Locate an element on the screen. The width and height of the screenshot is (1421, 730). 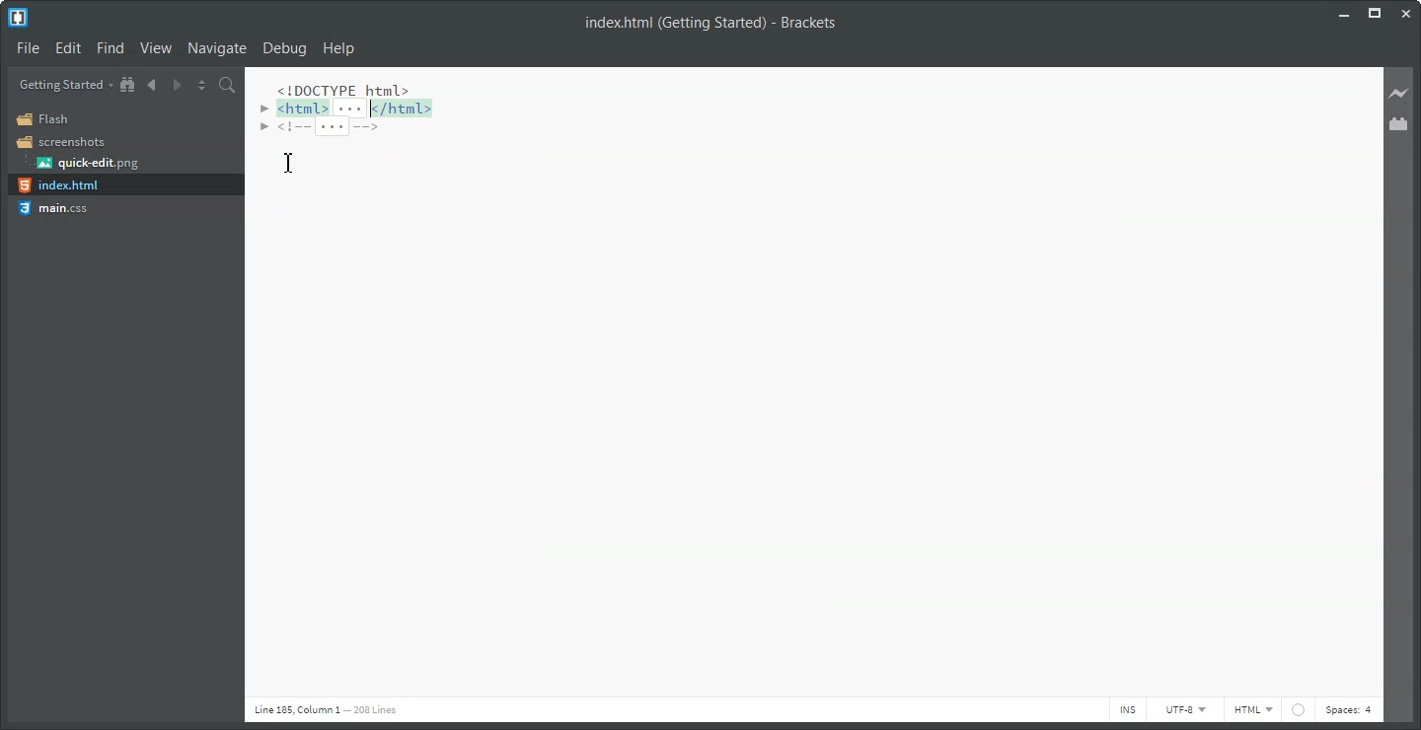
Debug is located at coordinates (284, 49).